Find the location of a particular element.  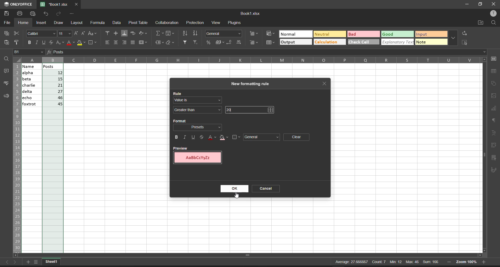

text color is located at coordinates (212, 138).